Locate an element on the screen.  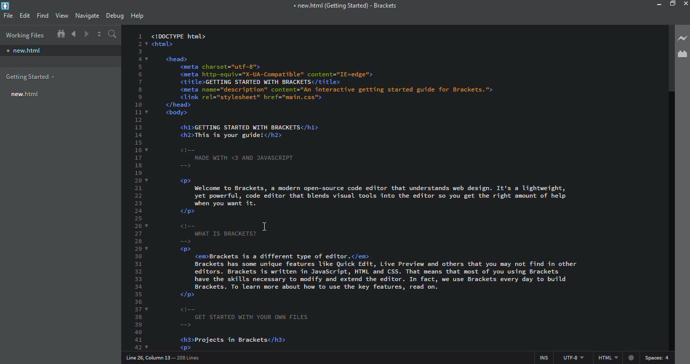
show in file tree is located at coordinates (61, 34).